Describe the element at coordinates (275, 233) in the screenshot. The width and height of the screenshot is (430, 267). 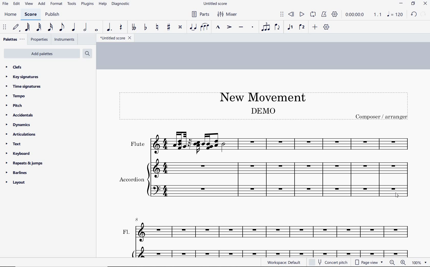
I see `FL` at that location.